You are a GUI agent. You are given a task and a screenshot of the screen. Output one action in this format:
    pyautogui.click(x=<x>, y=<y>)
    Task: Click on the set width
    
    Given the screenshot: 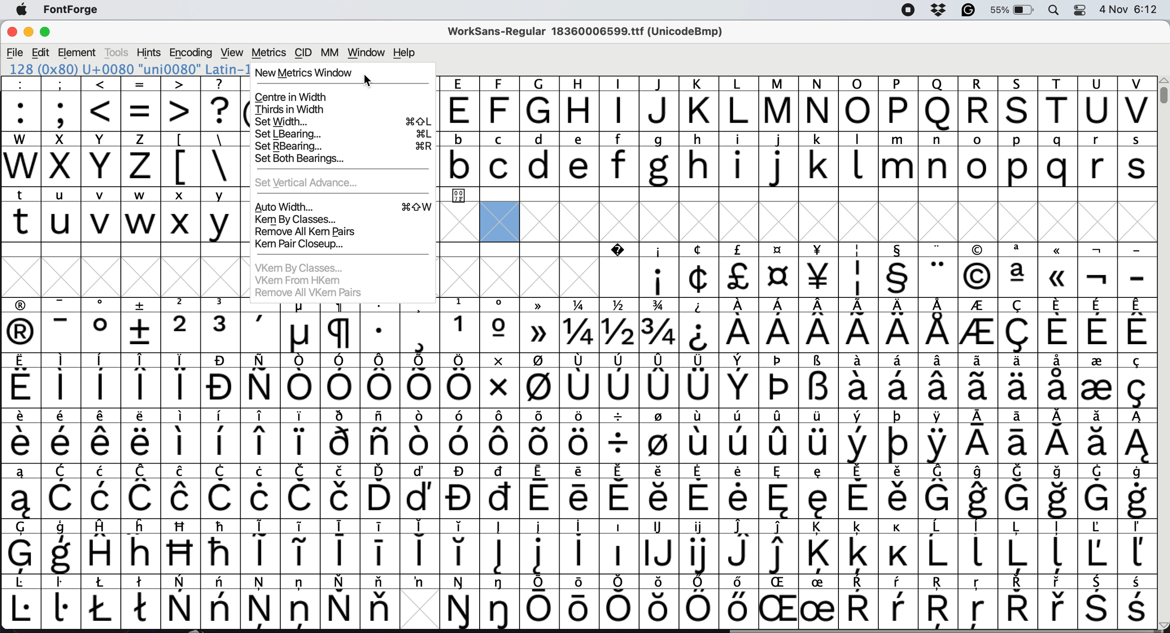 What is the action you would take?
    pyautogui.click(x=342, y=121)
    